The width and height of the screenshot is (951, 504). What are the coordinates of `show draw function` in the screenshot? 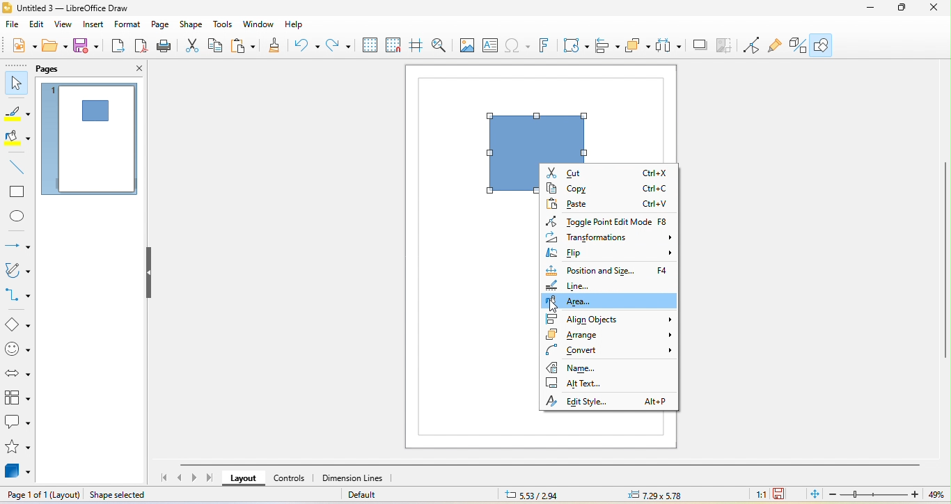 It's located at (824, 47).